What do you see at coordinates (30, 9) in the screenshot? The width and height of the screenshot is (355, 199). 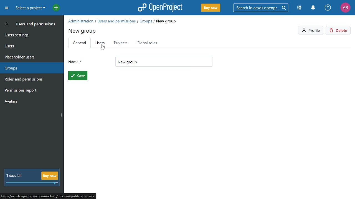 I see `Current project` at bounding box center [30, 9].